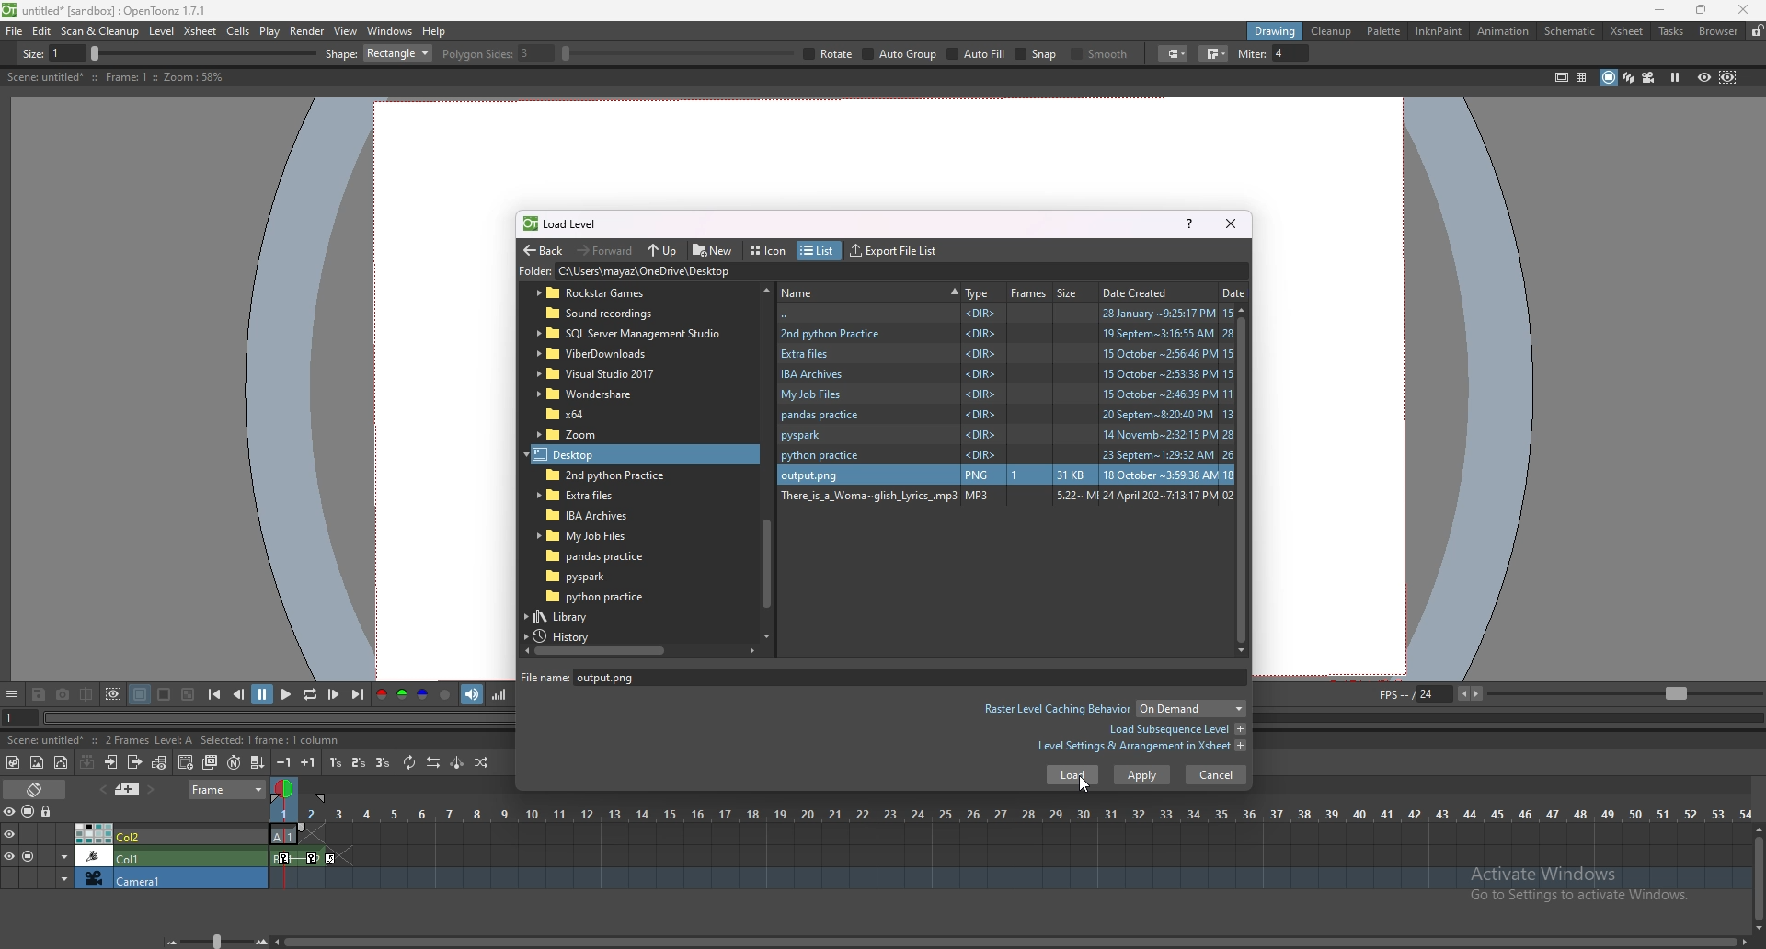  I want to click on field guide, so click(1582, 77).